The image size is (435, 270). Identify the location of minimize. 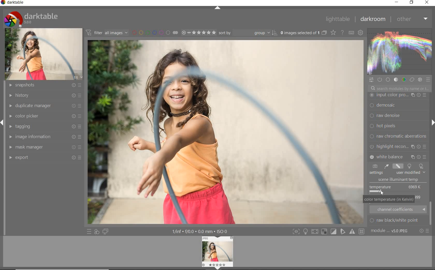
(396, 2).